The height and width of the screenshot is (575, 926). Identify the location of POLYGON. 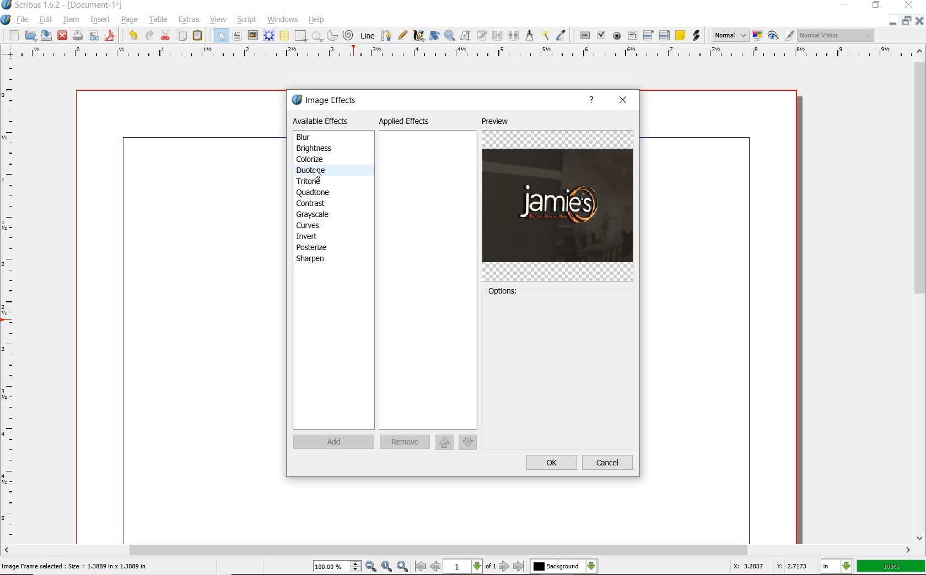
(317, 36).